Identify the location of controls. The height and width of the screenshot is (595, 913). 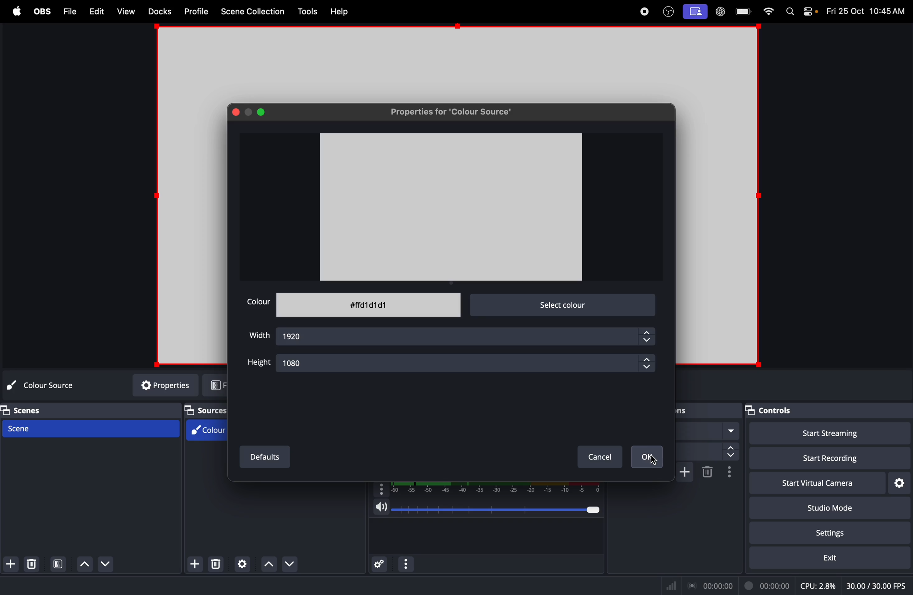
(769, 411).